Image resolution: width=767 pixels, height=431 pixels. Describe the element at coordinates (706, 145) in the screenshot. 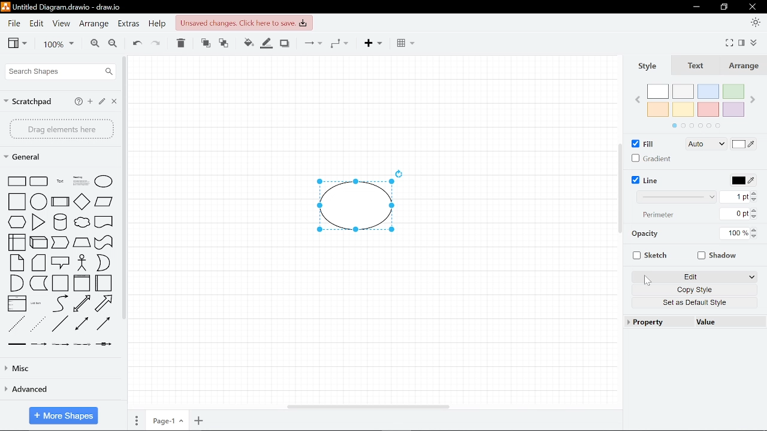

I see `Fill settings` at that location.